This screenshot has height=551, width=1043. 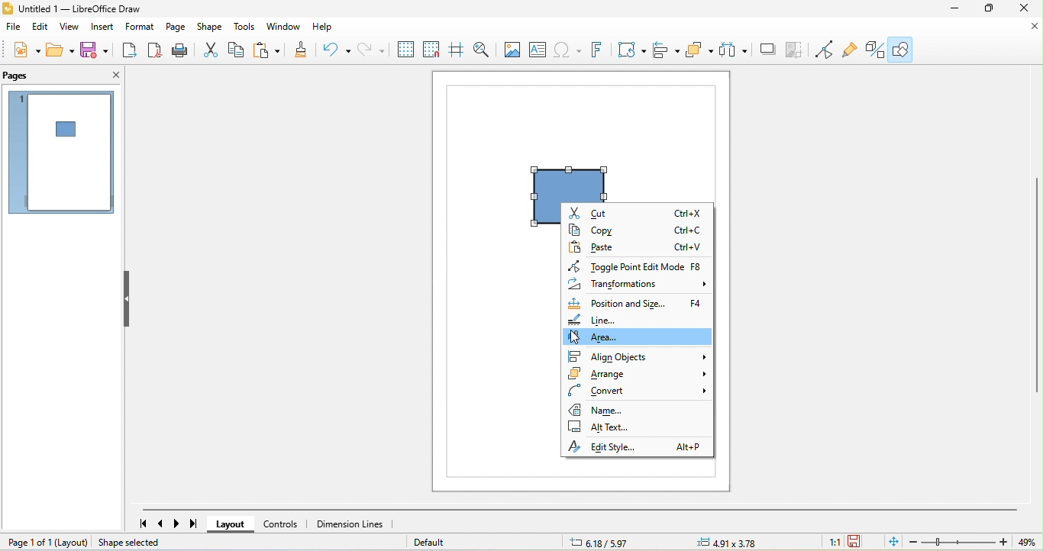 What do you see at coordinates (629, 50) in the screenshot?
I see `transformation` at bounding box center [629, 50].